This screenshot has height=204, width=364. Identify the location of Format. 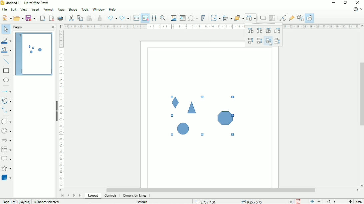
(48, 10).